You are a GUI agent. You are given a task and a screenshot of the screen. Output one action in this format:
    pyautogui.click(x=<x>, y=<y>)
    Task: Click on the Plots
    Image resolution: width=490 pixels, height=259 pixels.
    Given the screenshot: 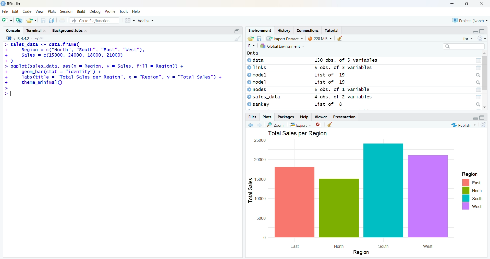 What is the action you would take?
    pyautogui.click(x=52, y=11)
    